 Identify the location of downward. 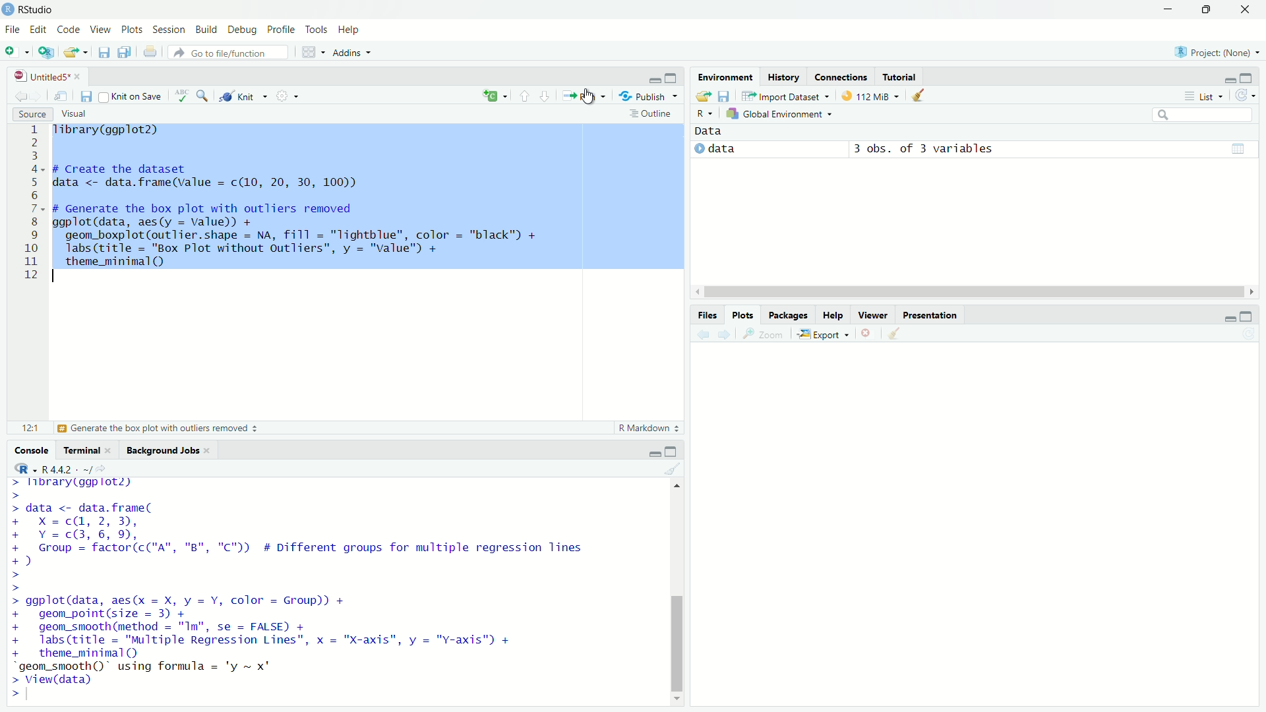
(549, 97).